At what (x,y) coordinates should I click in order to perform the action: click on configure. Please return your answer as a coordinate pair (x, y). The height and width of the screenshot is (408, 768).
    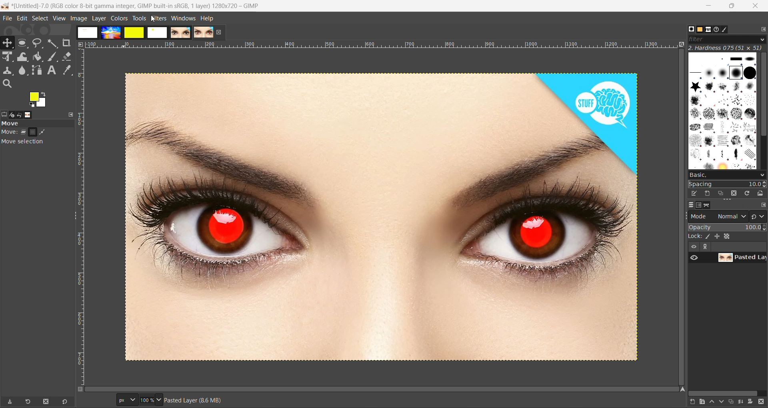
    Looking at the image, I should click on (763, 29).